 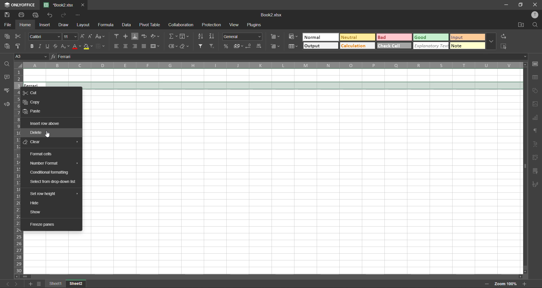 I want to click on file, so click(x=8, y=25).